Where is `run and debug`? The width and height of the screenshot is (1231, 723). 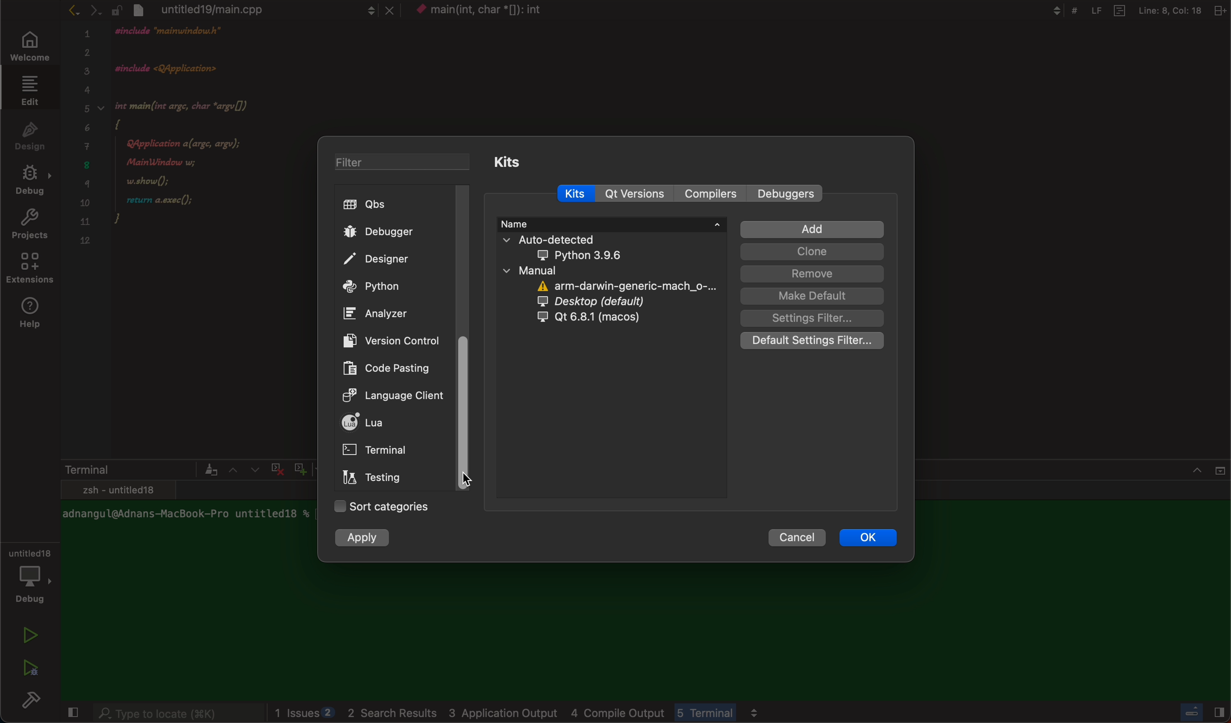
run and debug is located at coordinates (29, 667).